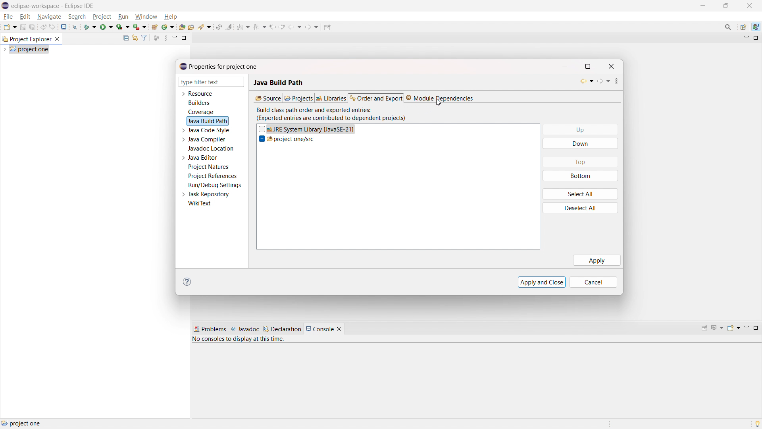 The height and width of the screenshot is (429, 762). I want to click on maximize, so click(756, 38).